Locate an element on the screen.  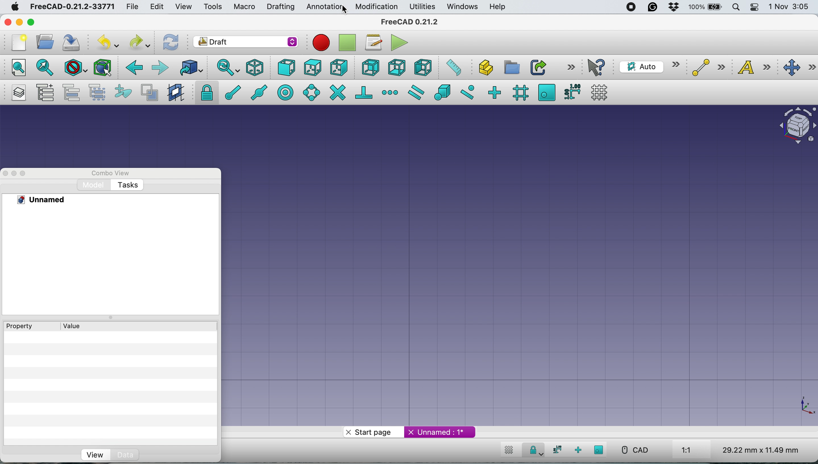
snap ortho is located at coordinates (495, 92).